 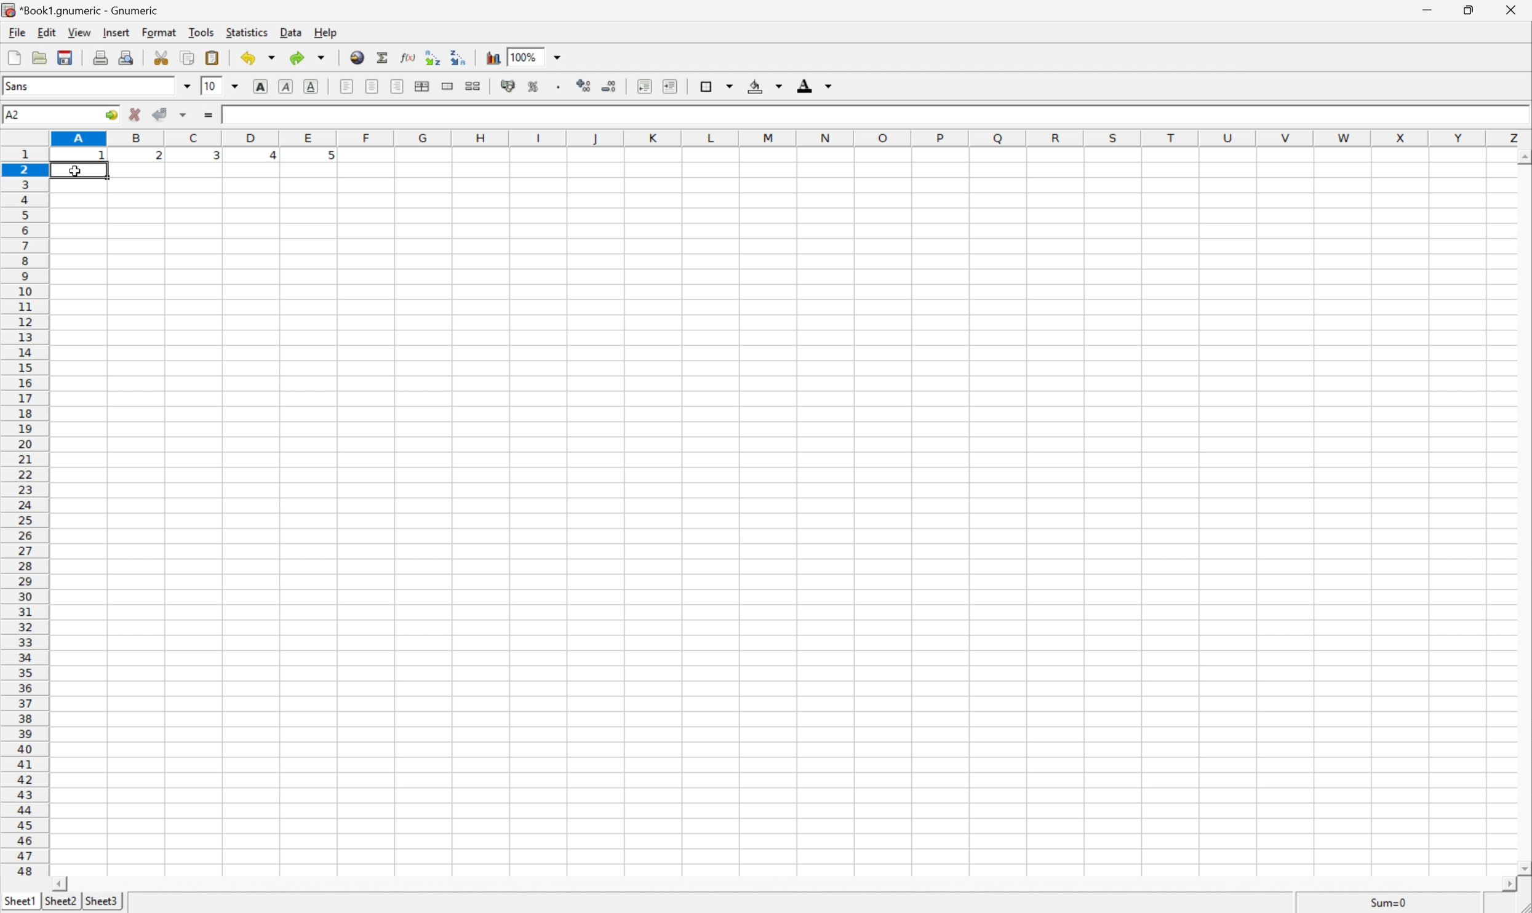 I want to click on scroll right, so click(x=1510, y=885).